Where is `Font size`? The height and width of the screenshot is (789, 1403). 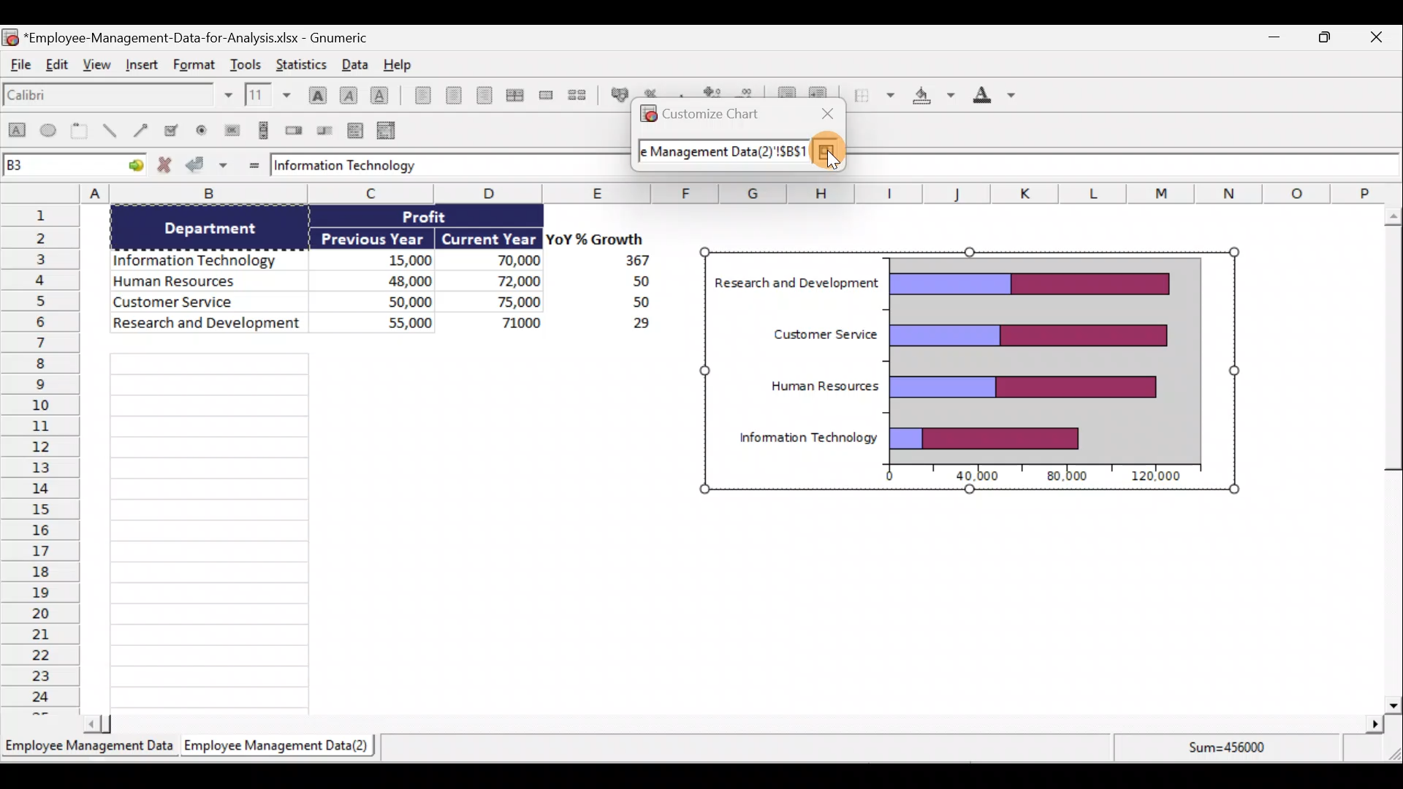
Font size is located at coordinates (271, 95).